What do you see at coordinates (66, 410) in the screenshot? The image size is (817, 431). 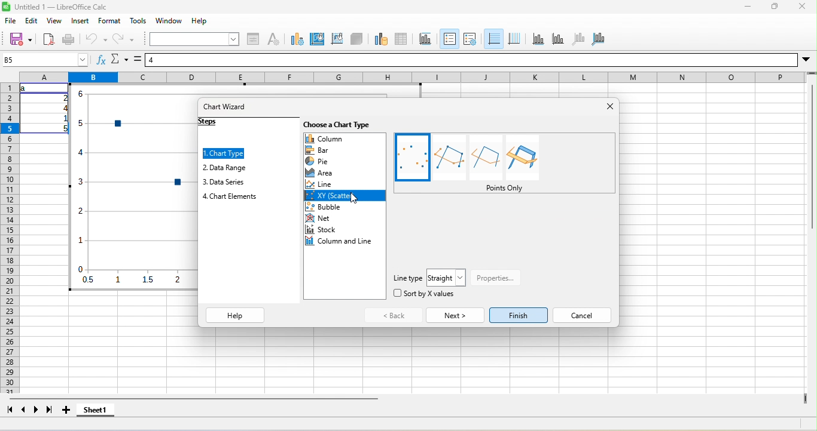 I see `add sheet` at bounding box center [66, 410].